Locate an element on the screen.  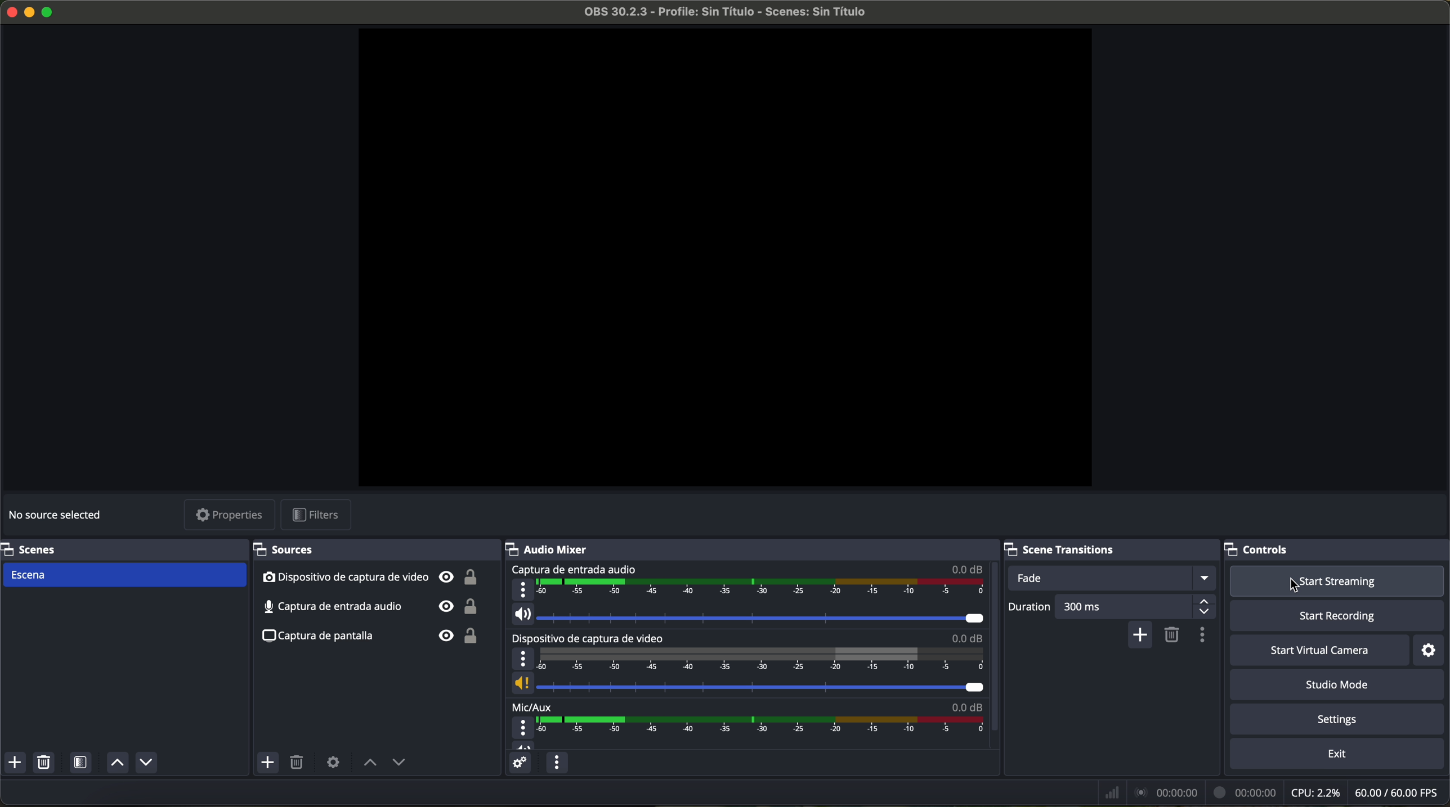
no source selected is located at coordinates (59, 513).